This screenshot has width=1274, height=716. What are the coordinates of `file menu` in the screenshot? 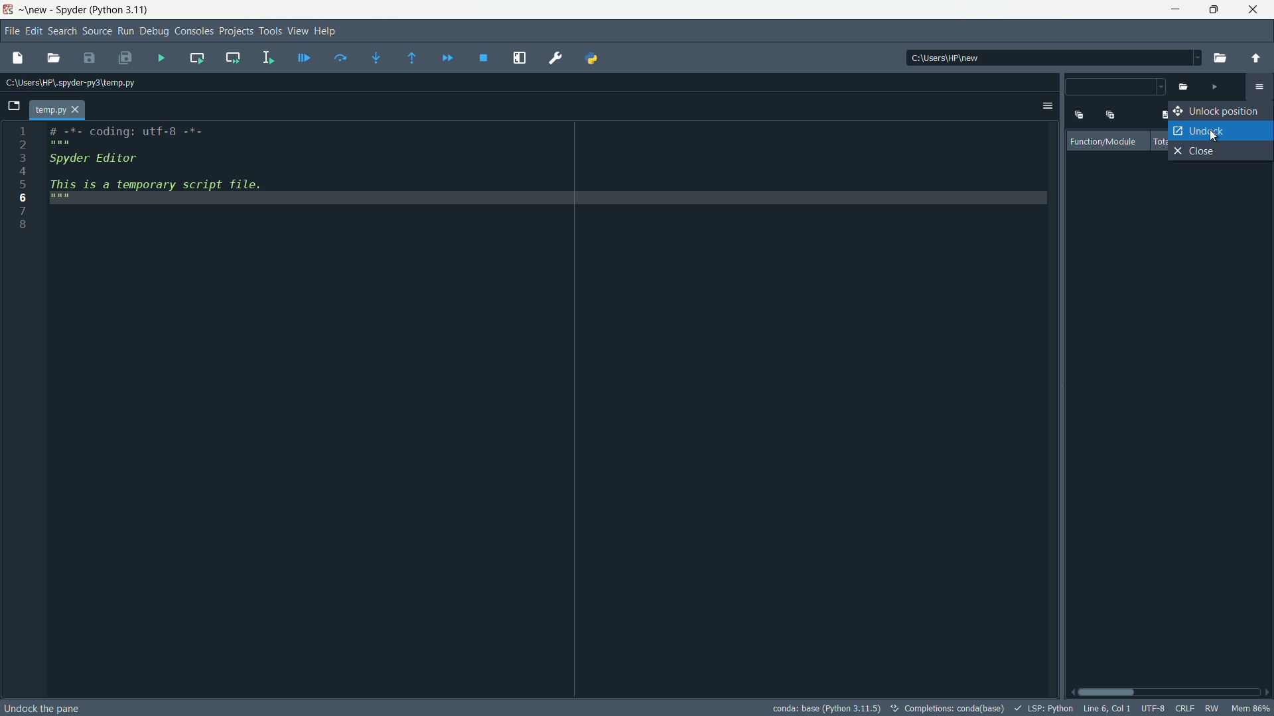 It's located at (10, 32).